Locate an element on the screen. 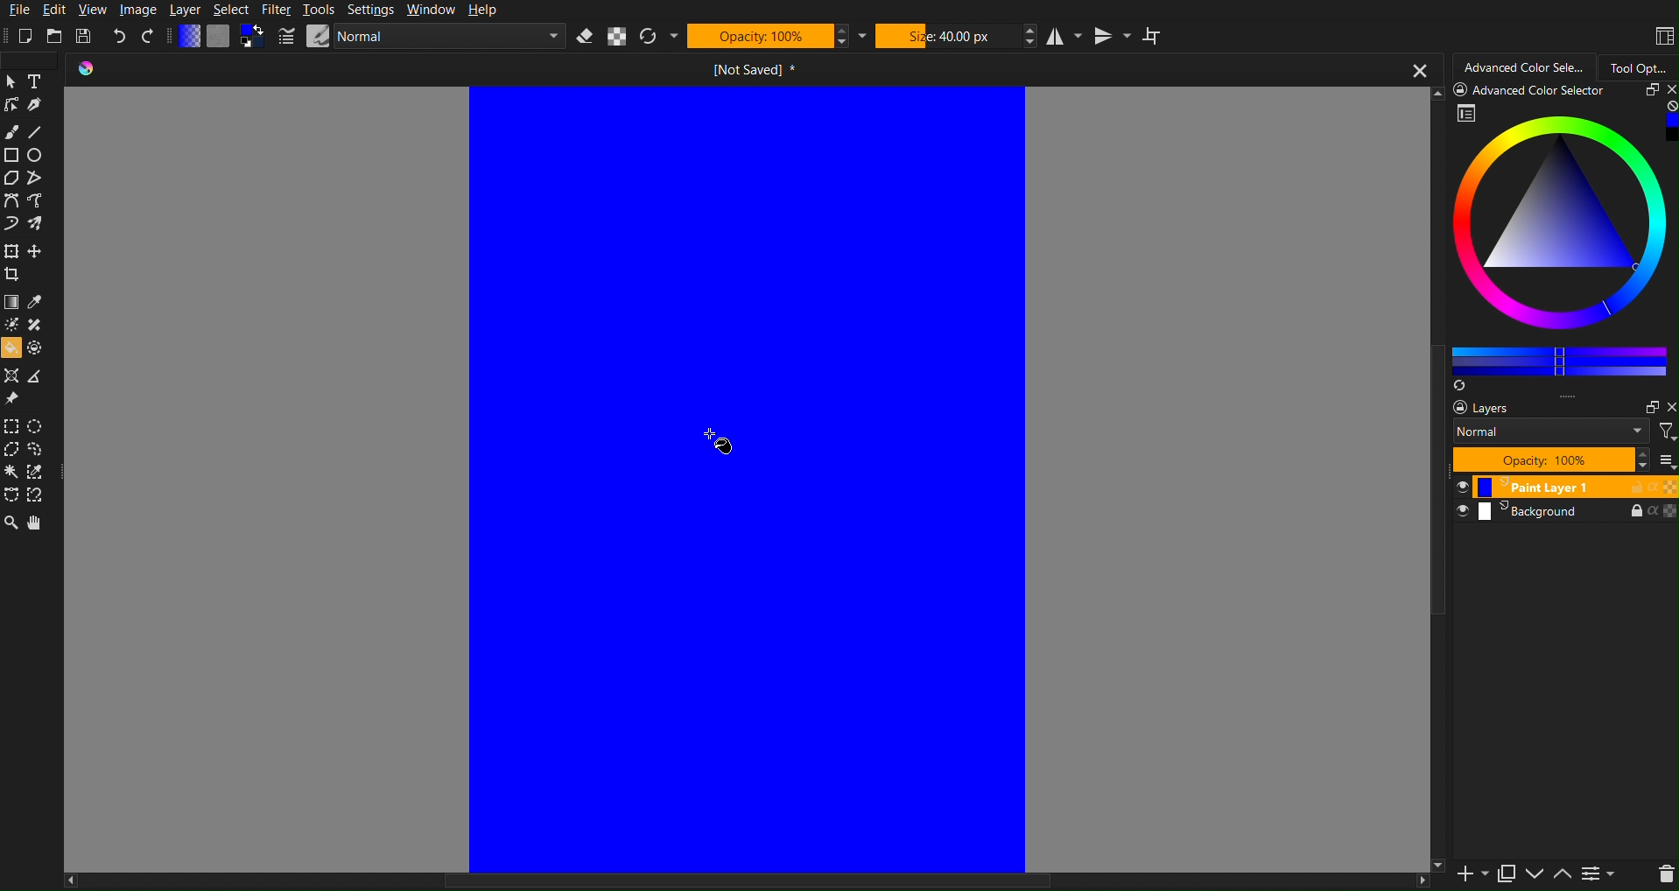 This screenshot has height=891, width=1679. Delete is located at coordinates (1663, 873).